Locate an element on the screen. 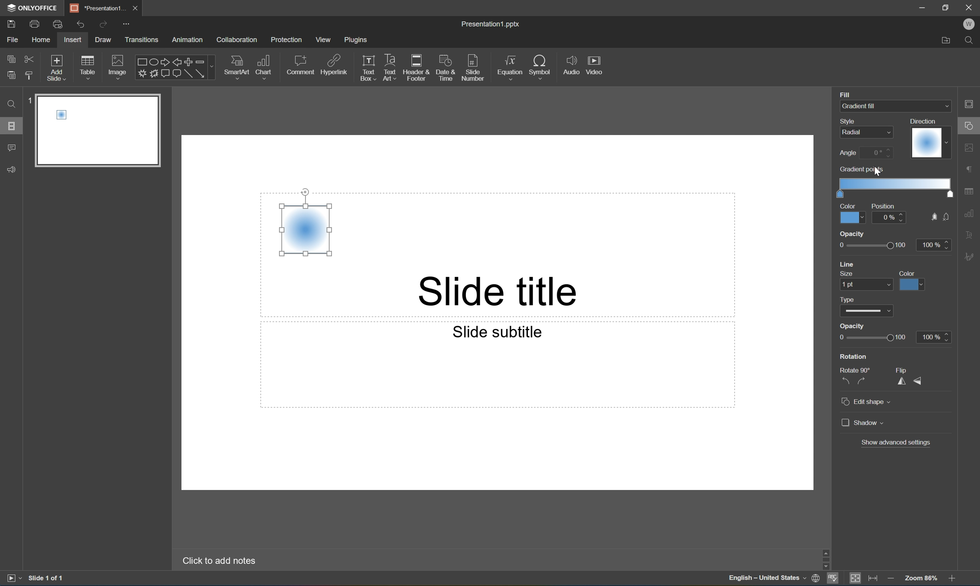  Home is located at coordinates (42, 39).